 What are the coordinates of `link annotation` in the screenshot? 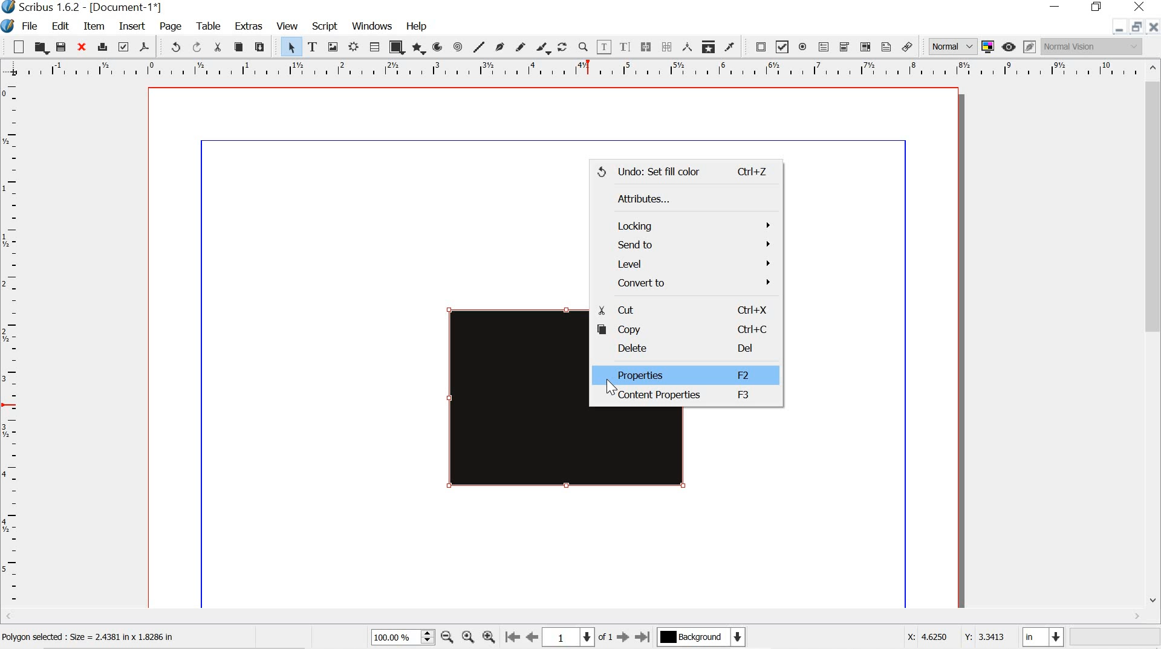 It's located at (907, 47).